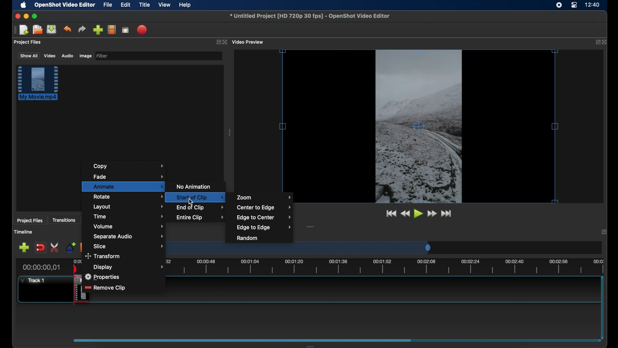 The height and width of the screenshot is (348, 618). What do you see at coordinates (37, 30) in the screenshot?
I see `open project` at bounding box center [37, 30].